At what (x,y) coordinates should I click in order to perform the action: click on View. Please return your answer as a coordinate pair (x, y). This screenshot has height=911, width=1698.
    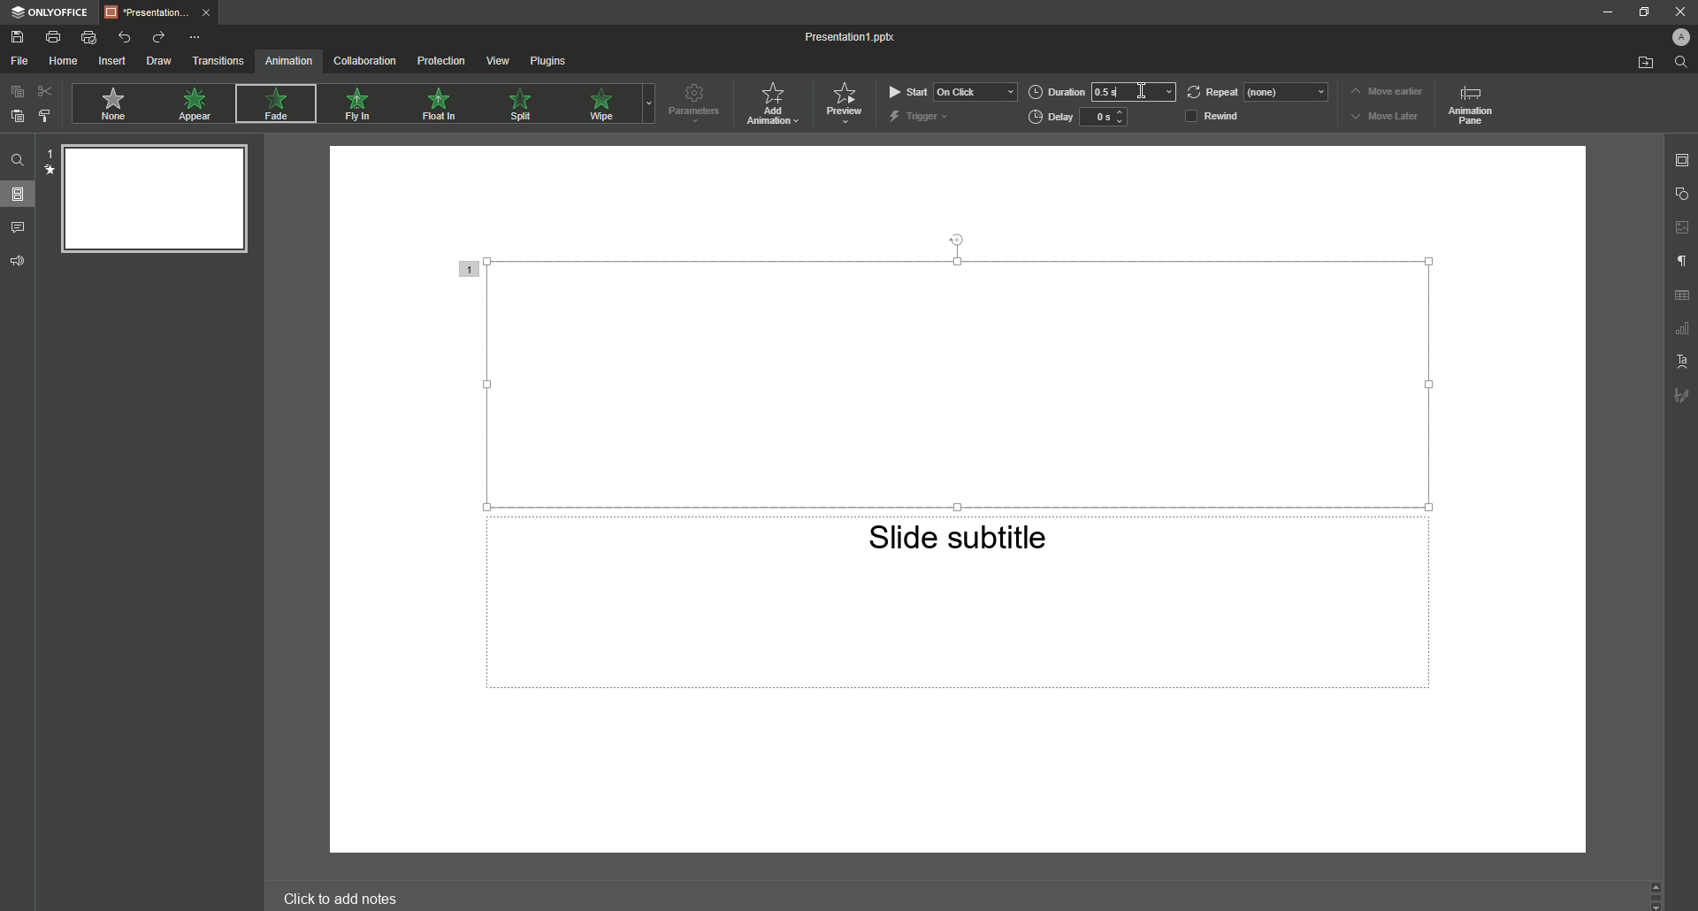
    Looking at the image, I should click on (497, 60).